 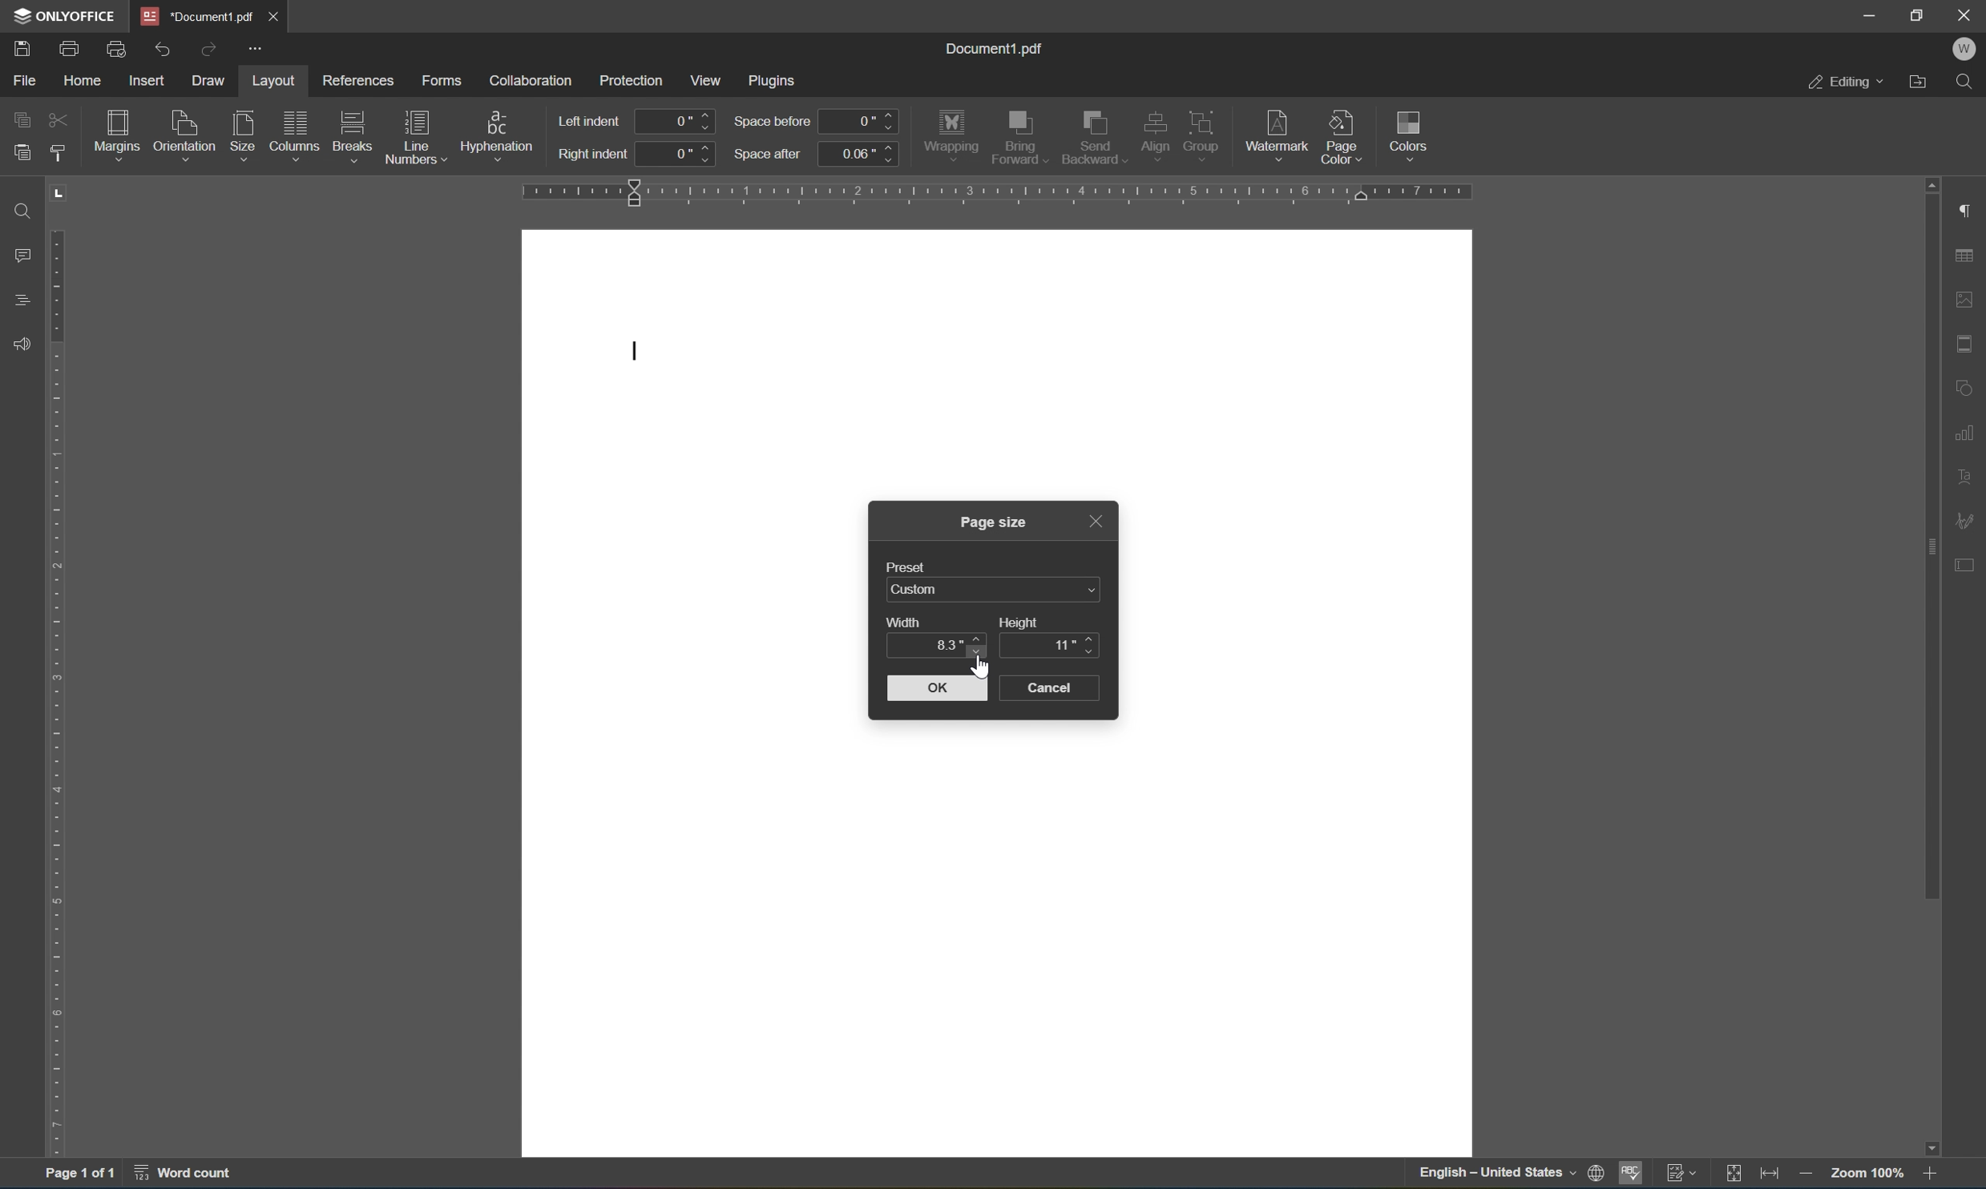 What do you see at coordinates (167, 46) in the screenshot?
I see `undo` at bounding box center [167, 46].